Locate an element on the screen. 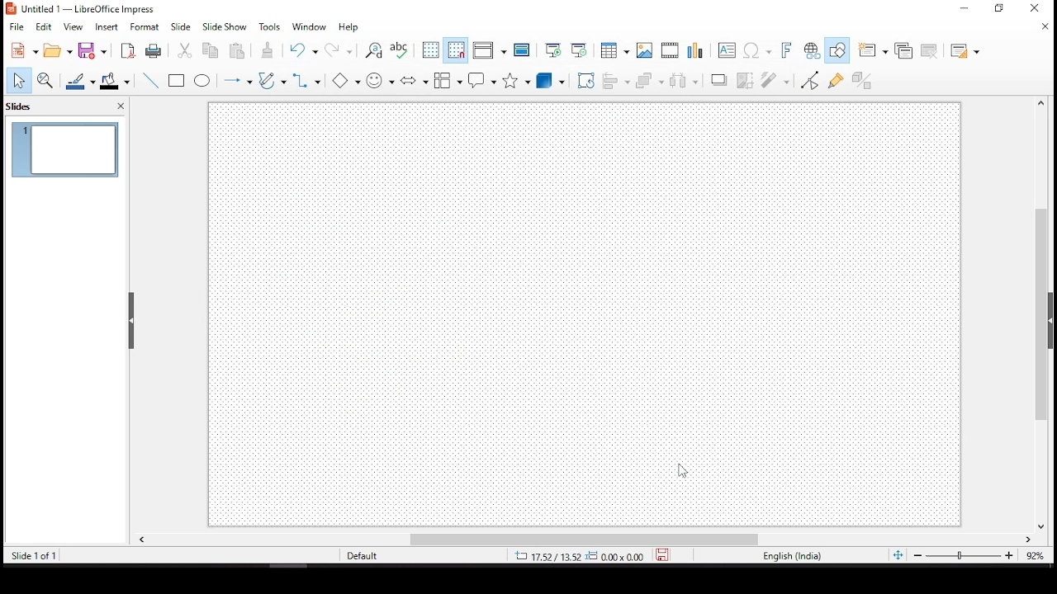  format is located at coordinates (145, 27).